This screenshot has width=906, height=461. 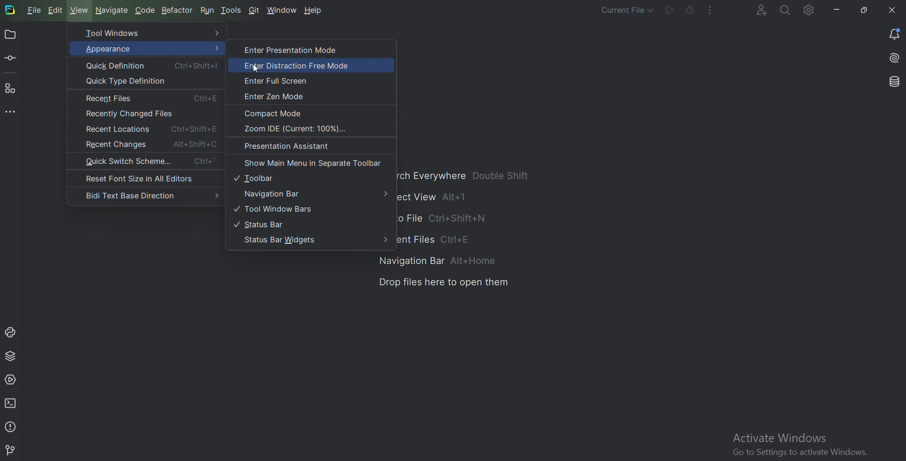 I want to click on Database, so click(x=893, y=82).